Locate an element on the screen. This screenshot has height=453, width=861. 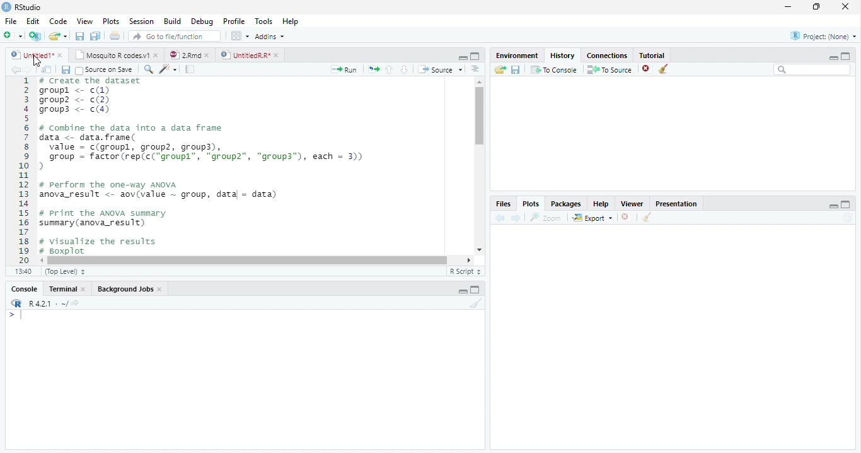
Edit is located at coordinates (32, 21).